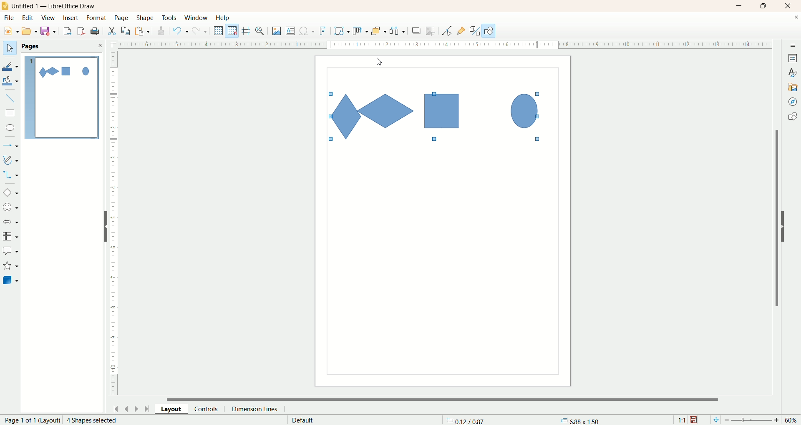 This screenshot has width=801, height=425. What do you see at coordinates (148, 408) in the screenshot?
I see `last page` at bounding box center [148, 408].